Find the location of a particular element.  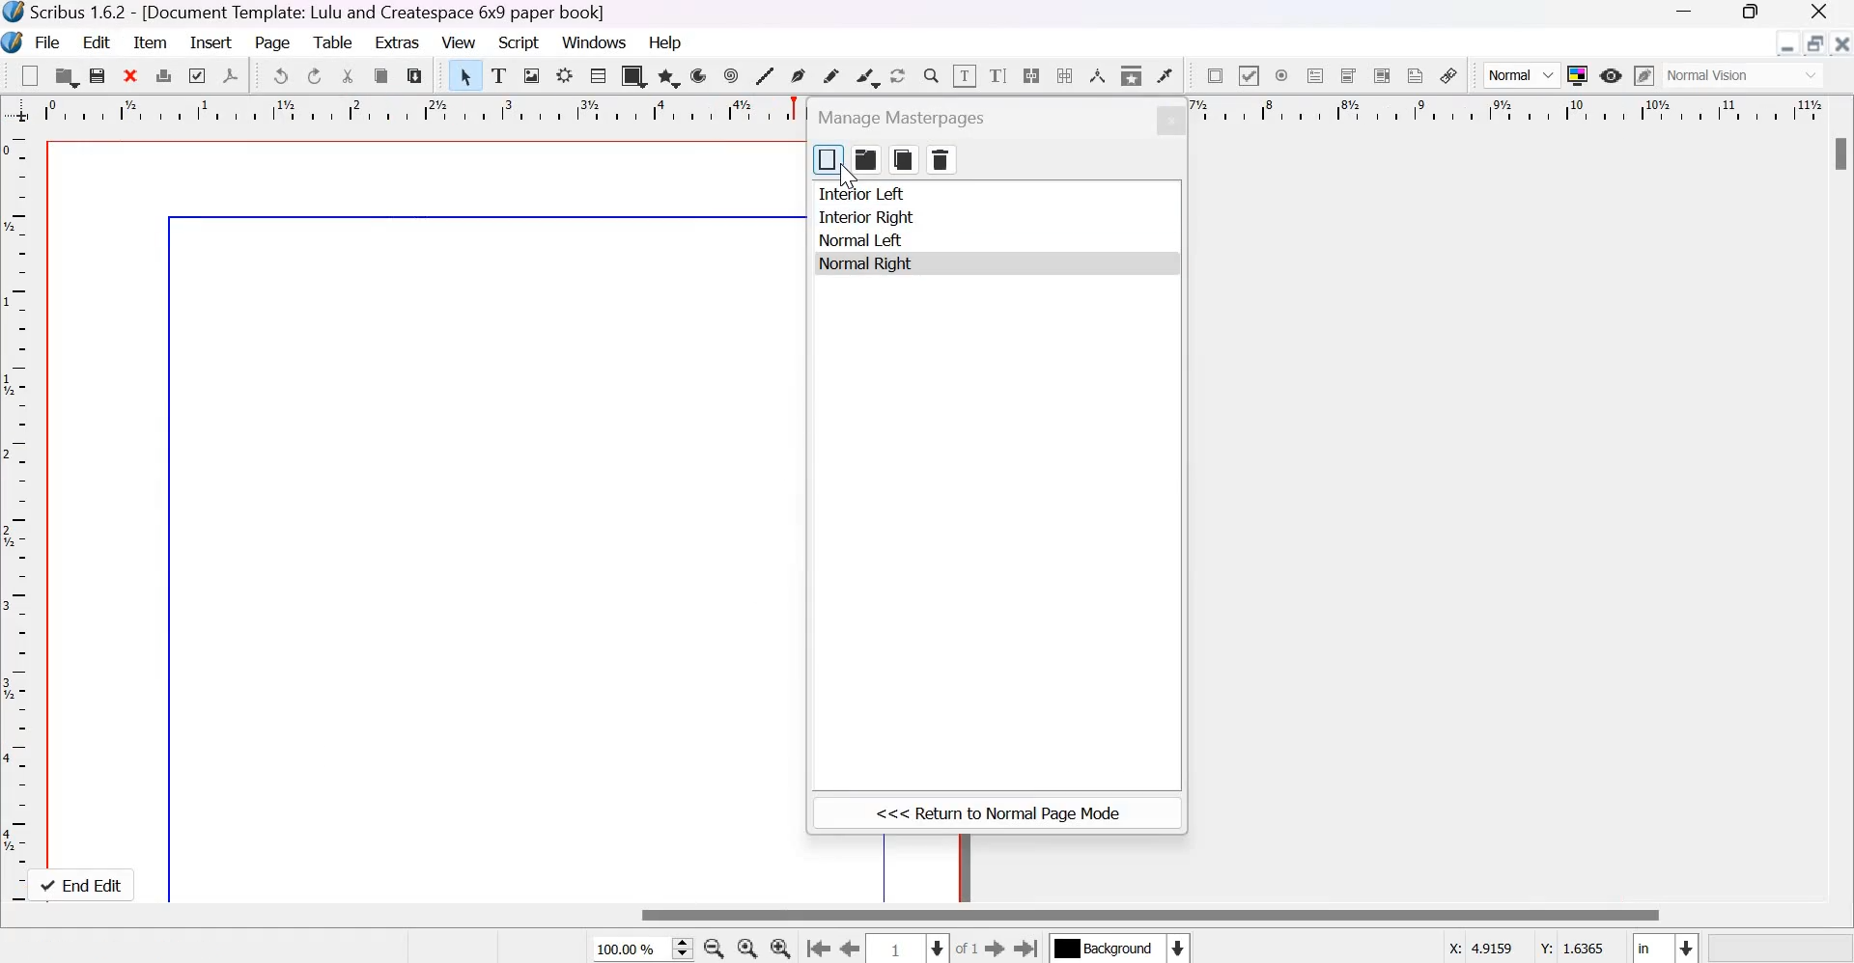

PDF radio box is located at coordinates (1282, 75).